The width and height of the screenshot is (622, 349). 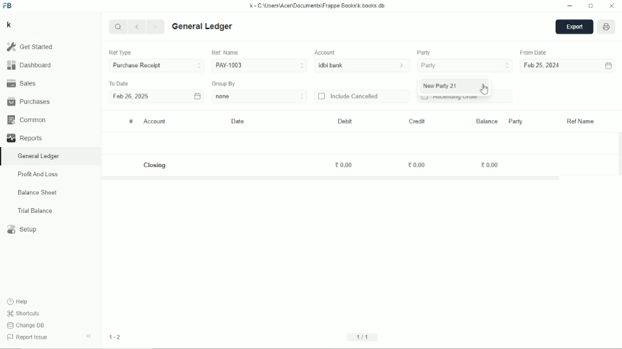 What do you see at coordinates (326, 53) in the screenshot?
I see `Account` at bounding box center [326, 53].